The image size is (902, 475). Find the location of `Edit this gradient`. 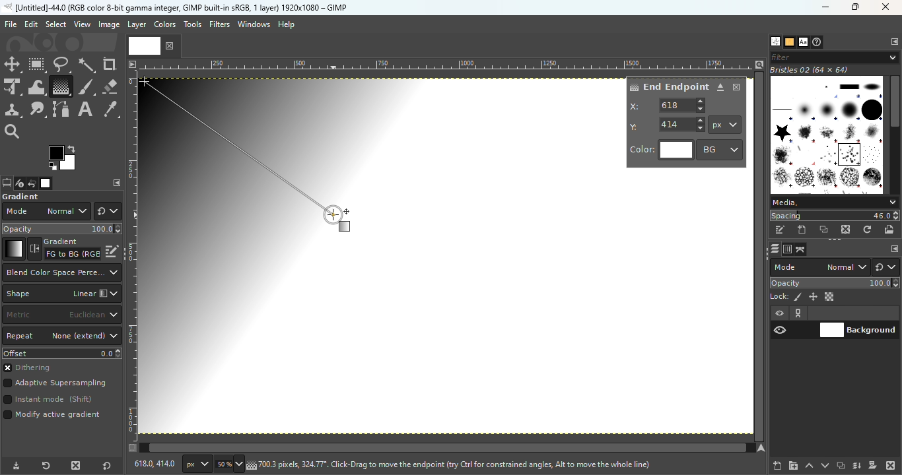

Edit this gradient is located at coordinates (112, 250).